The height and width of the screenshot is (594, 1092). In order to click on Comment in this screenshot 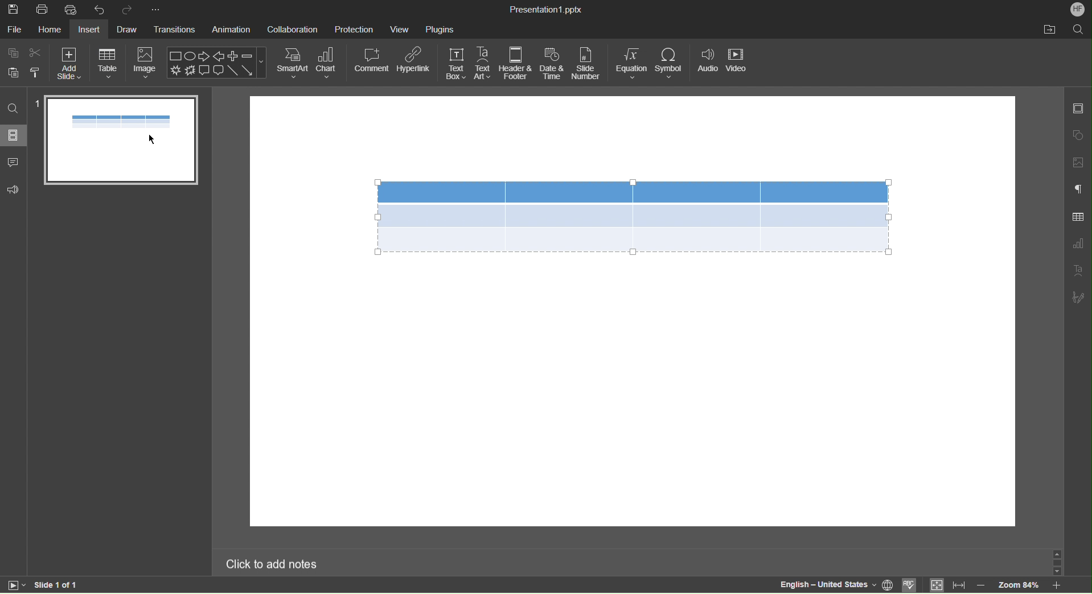, I will do `click(372, 61)`.